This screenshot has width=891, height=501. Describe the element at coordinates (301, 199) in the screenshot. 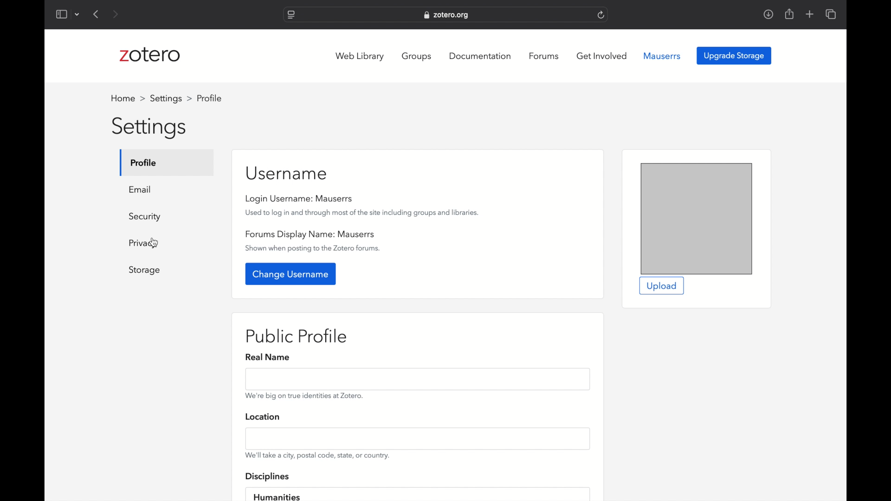

I see `loginusername: mauserrs` at that location.